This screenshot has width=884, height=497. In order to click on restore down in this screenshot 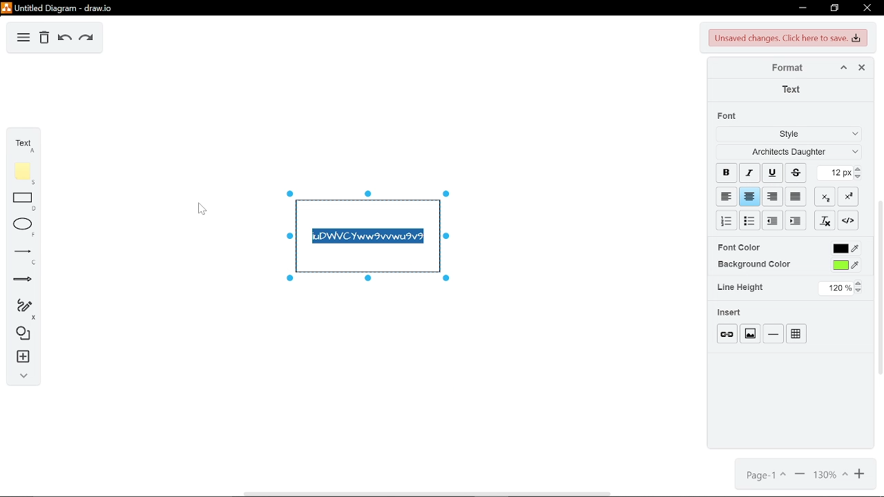, I will do `click(834, 9)`.